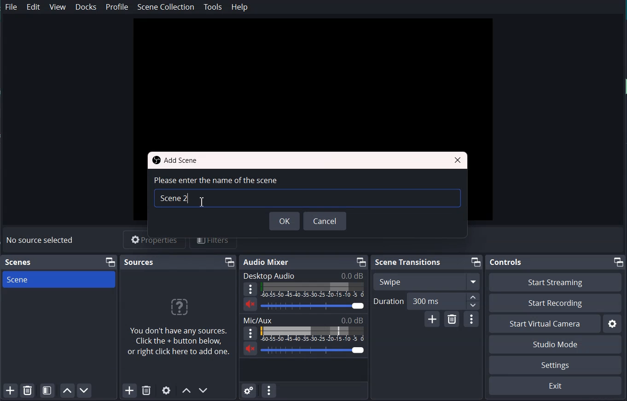 Image resolution: width=627 pixels, height=401 pixels. I want to click on Scene Transition, so click(408, 263).